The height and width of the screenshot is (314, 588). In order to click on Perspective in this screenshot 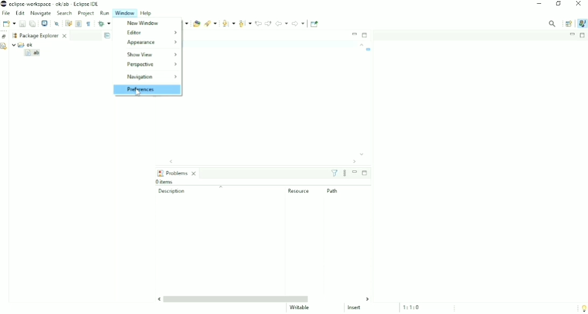, I will do `click(151, 65)`.